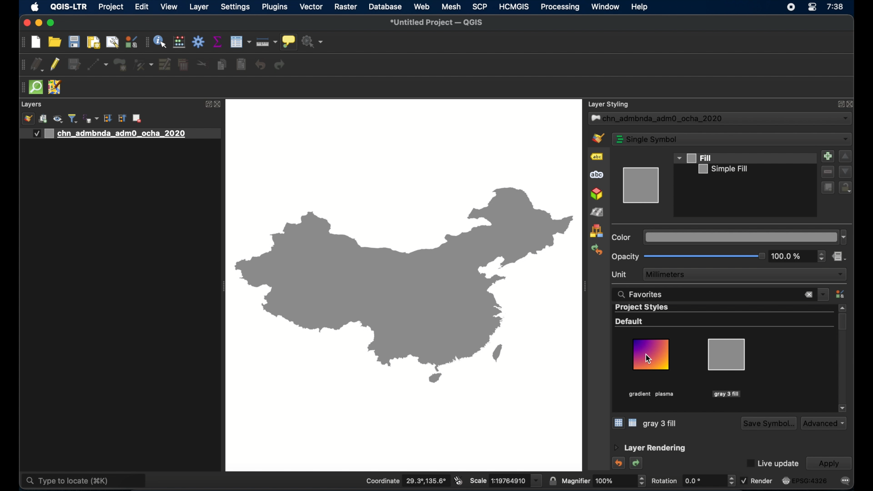 The width and height of the screenshot is (873, 491). Describe the element at coordinates (686, 481) in the screenshot. I see `rotation` at that location.